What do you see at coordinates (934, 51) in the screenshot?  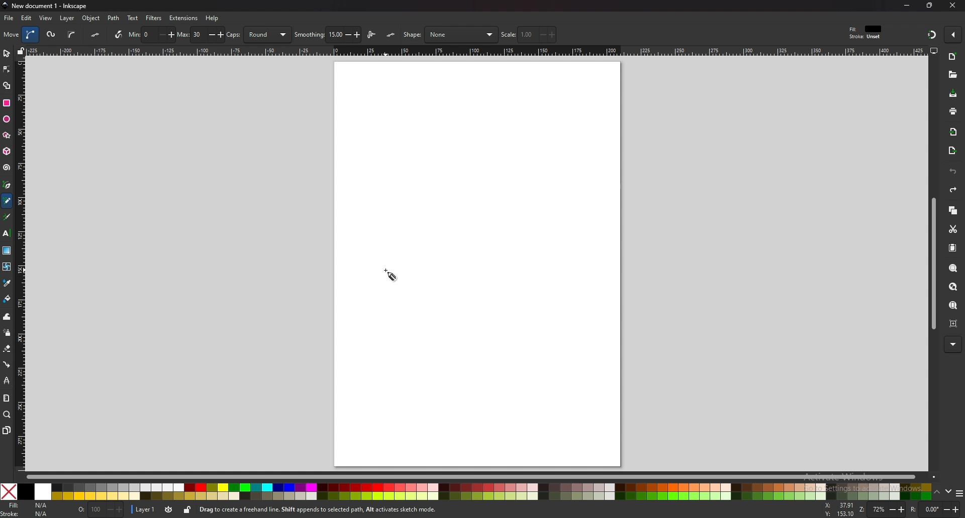 I see `display view` at bounding box center [934, 51].